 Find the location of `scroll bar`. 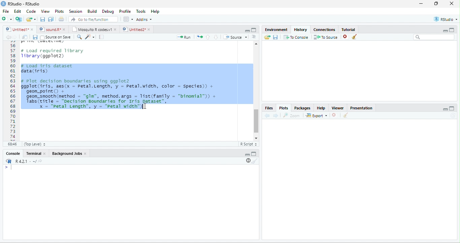

scroll bar is located at coordinates (256, 121).